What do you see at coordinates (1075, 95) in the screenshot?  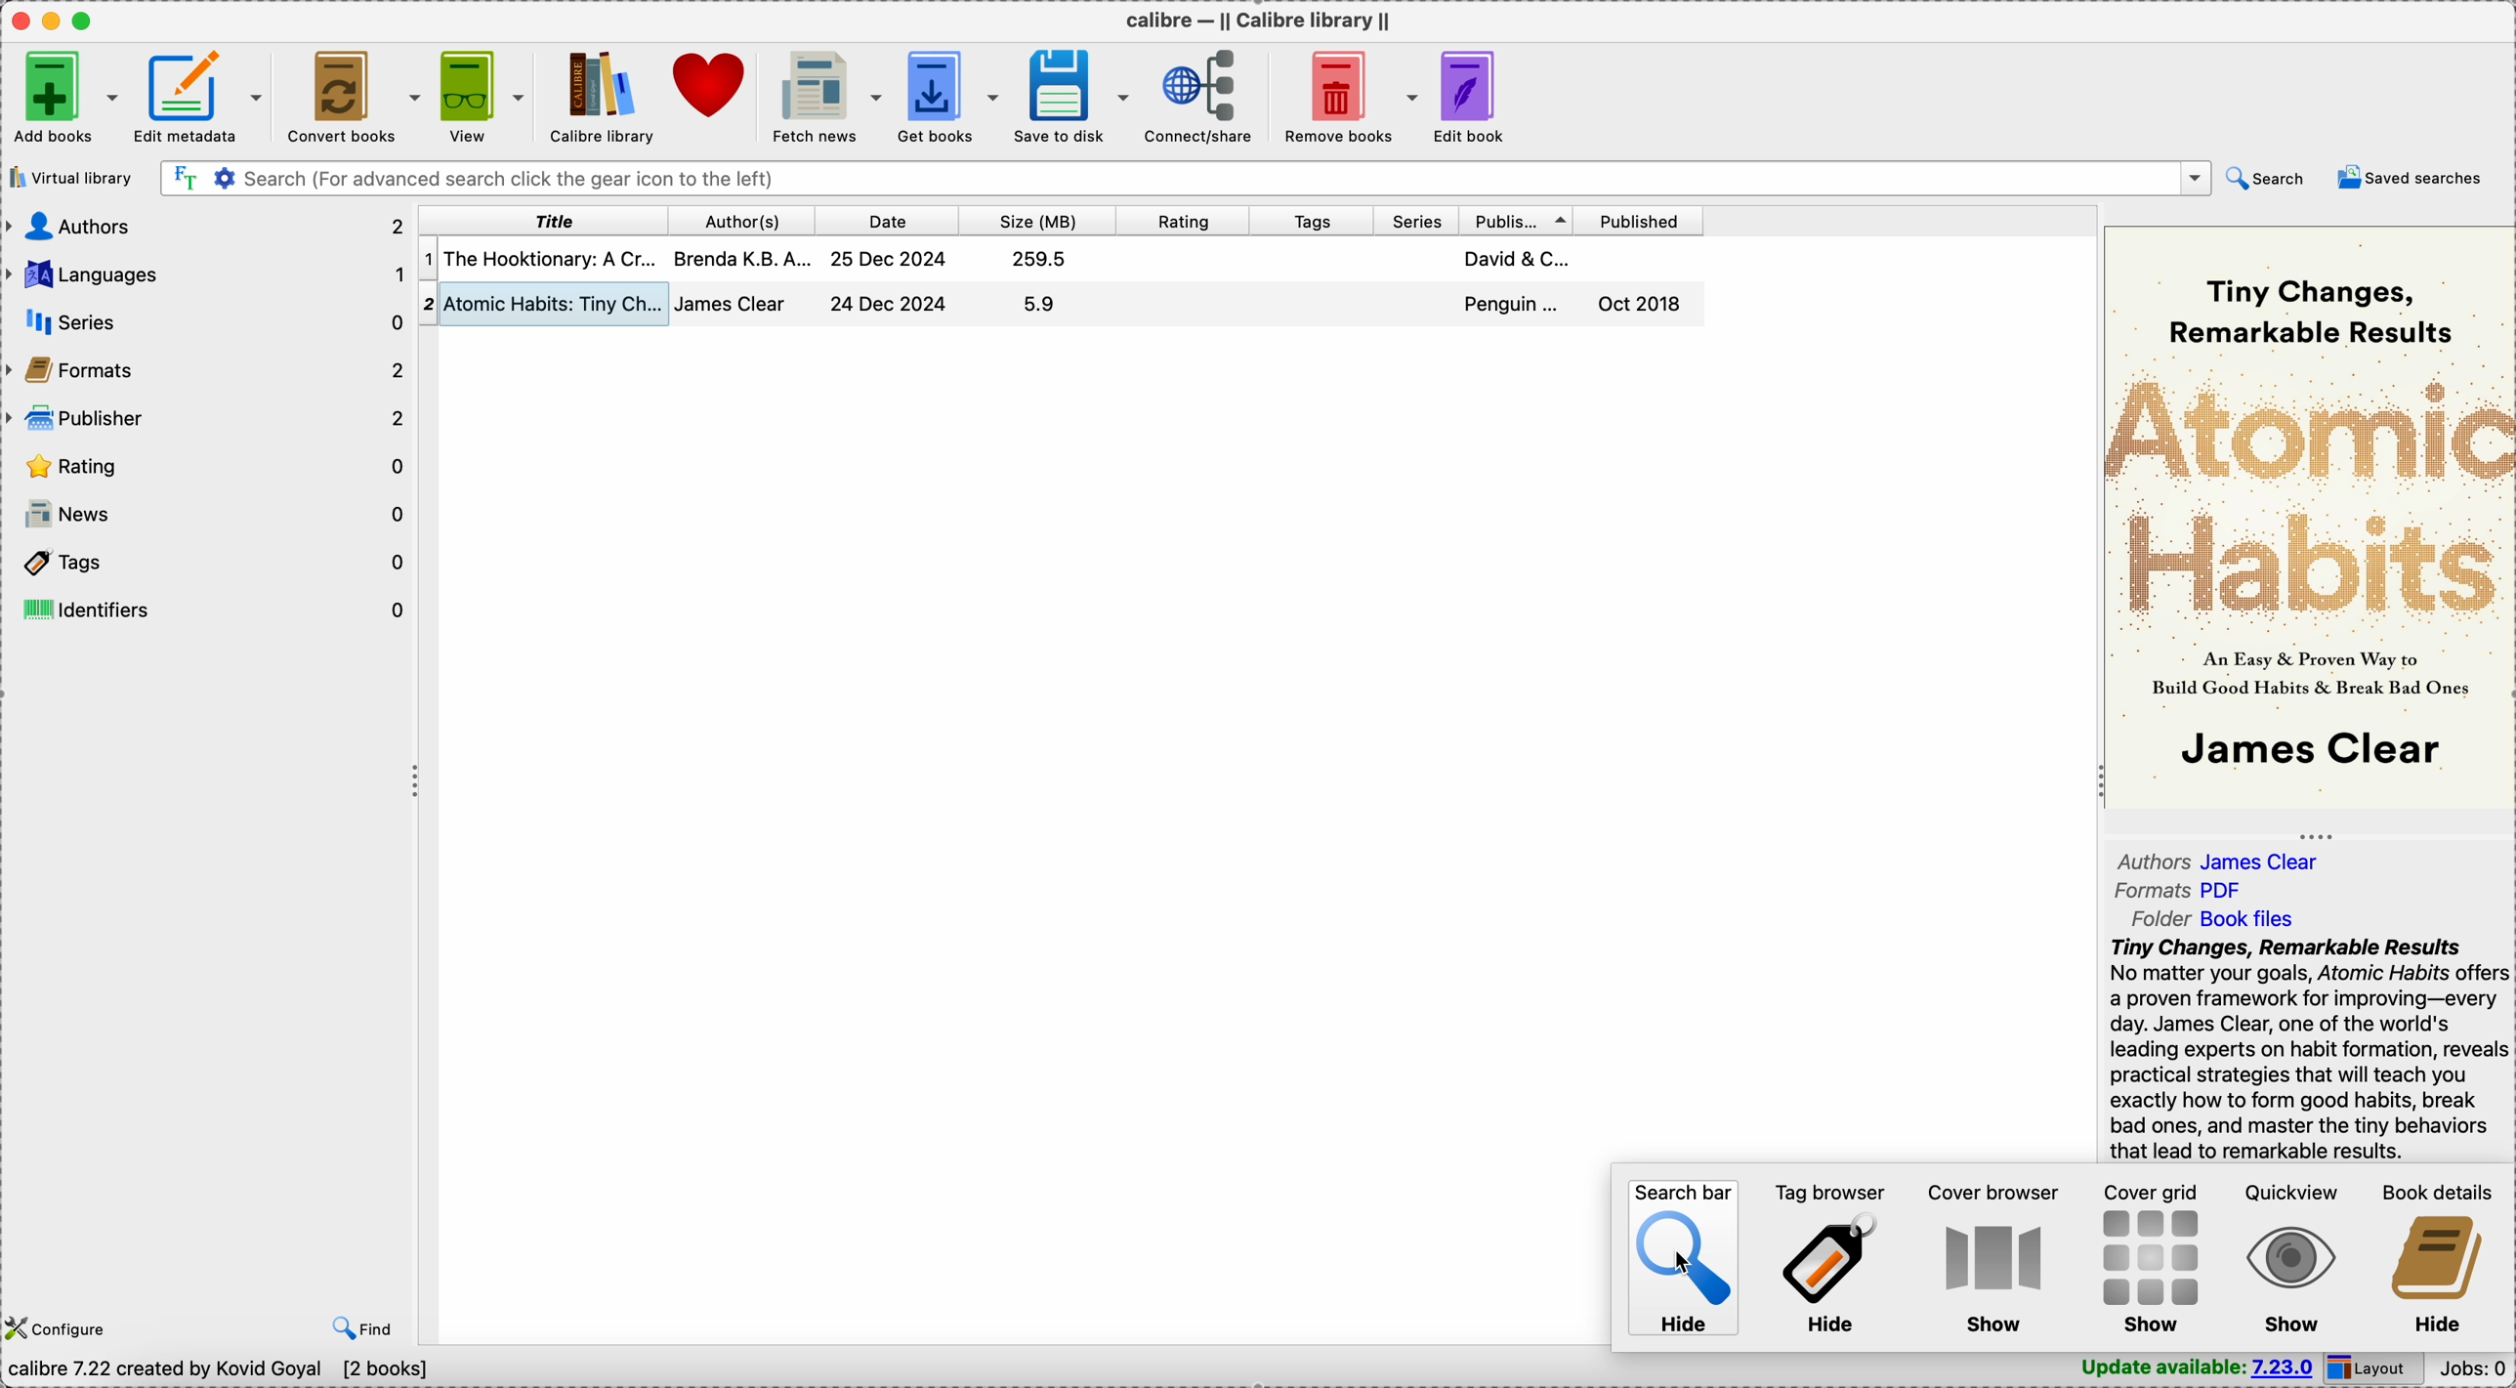 I see `save to disk` at bounding box center [1075, 95].